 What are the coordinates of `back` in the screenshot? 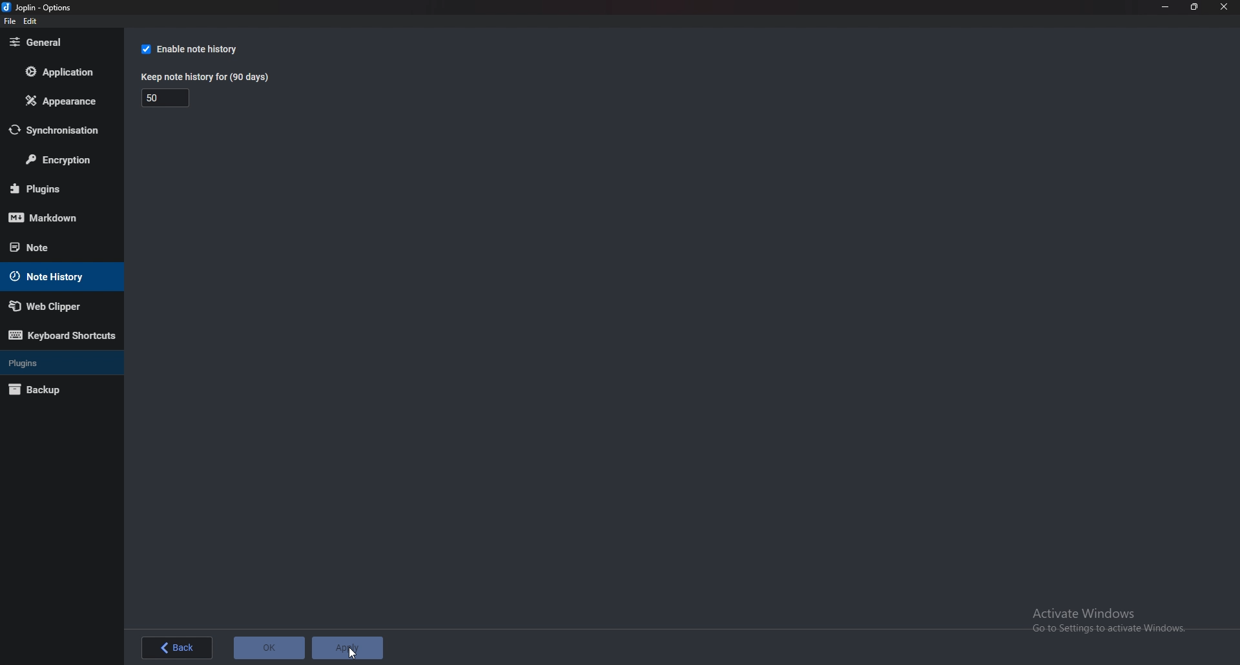 It's located at (178, 648).